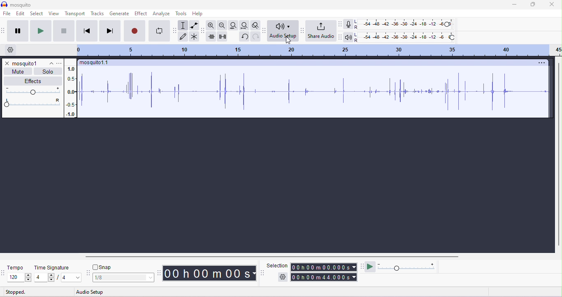 The image size is (562, 297). I want to click on tempo tool bar, so click(4, 272).